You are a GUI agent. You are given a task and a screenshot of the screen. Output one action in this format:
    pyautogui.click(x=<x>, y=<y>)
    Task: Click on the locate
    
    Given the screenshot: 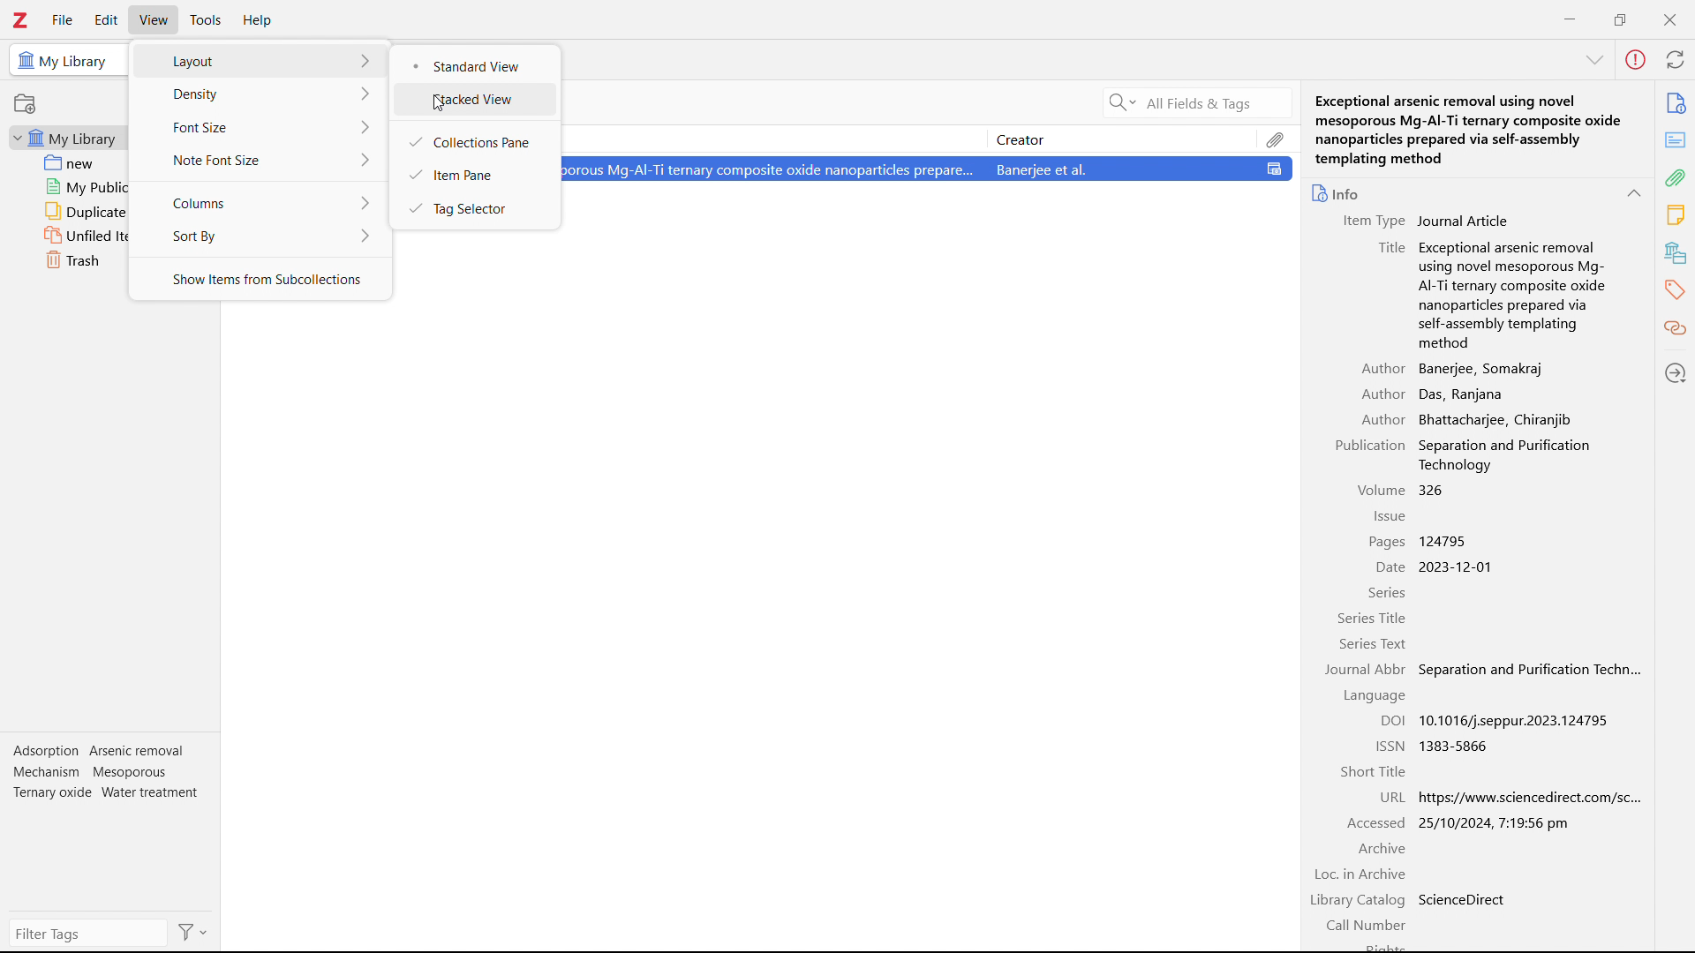 What is the action you would take?
    pyautogui.click(x=1676, y=372)
    